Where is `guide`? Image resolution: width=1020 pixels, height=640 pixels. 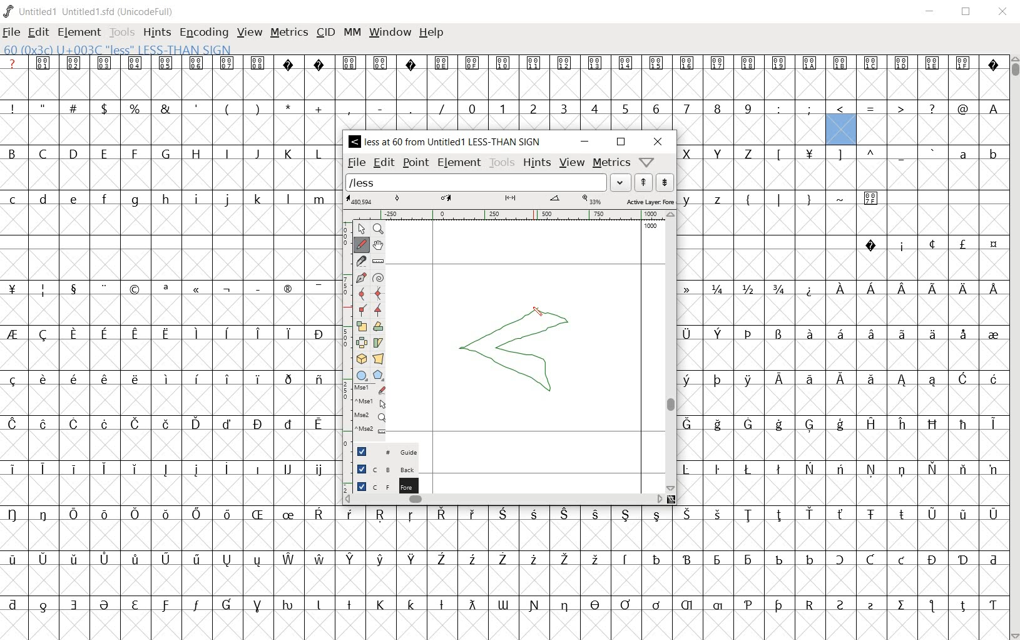 guide is located at coordinates (385, 452).